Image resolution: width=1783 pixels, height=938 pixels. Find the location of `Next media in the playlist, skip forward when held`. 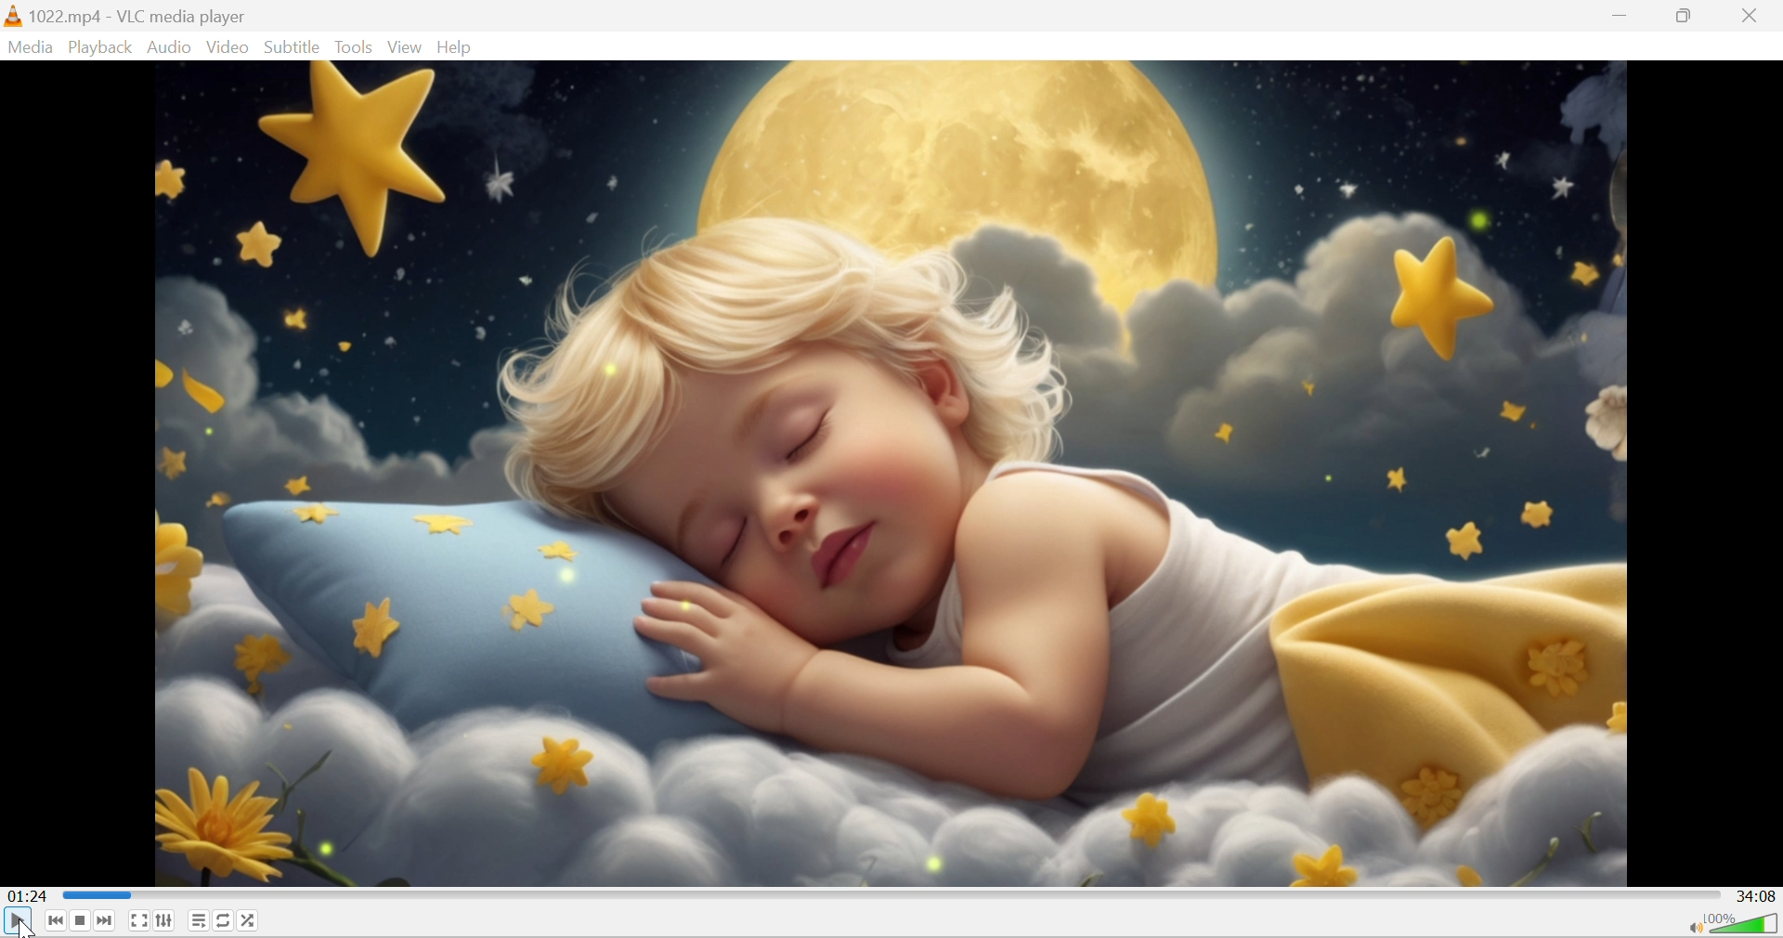

Next media in the playlist, skip forward when held is located at coordinates (103, 920).